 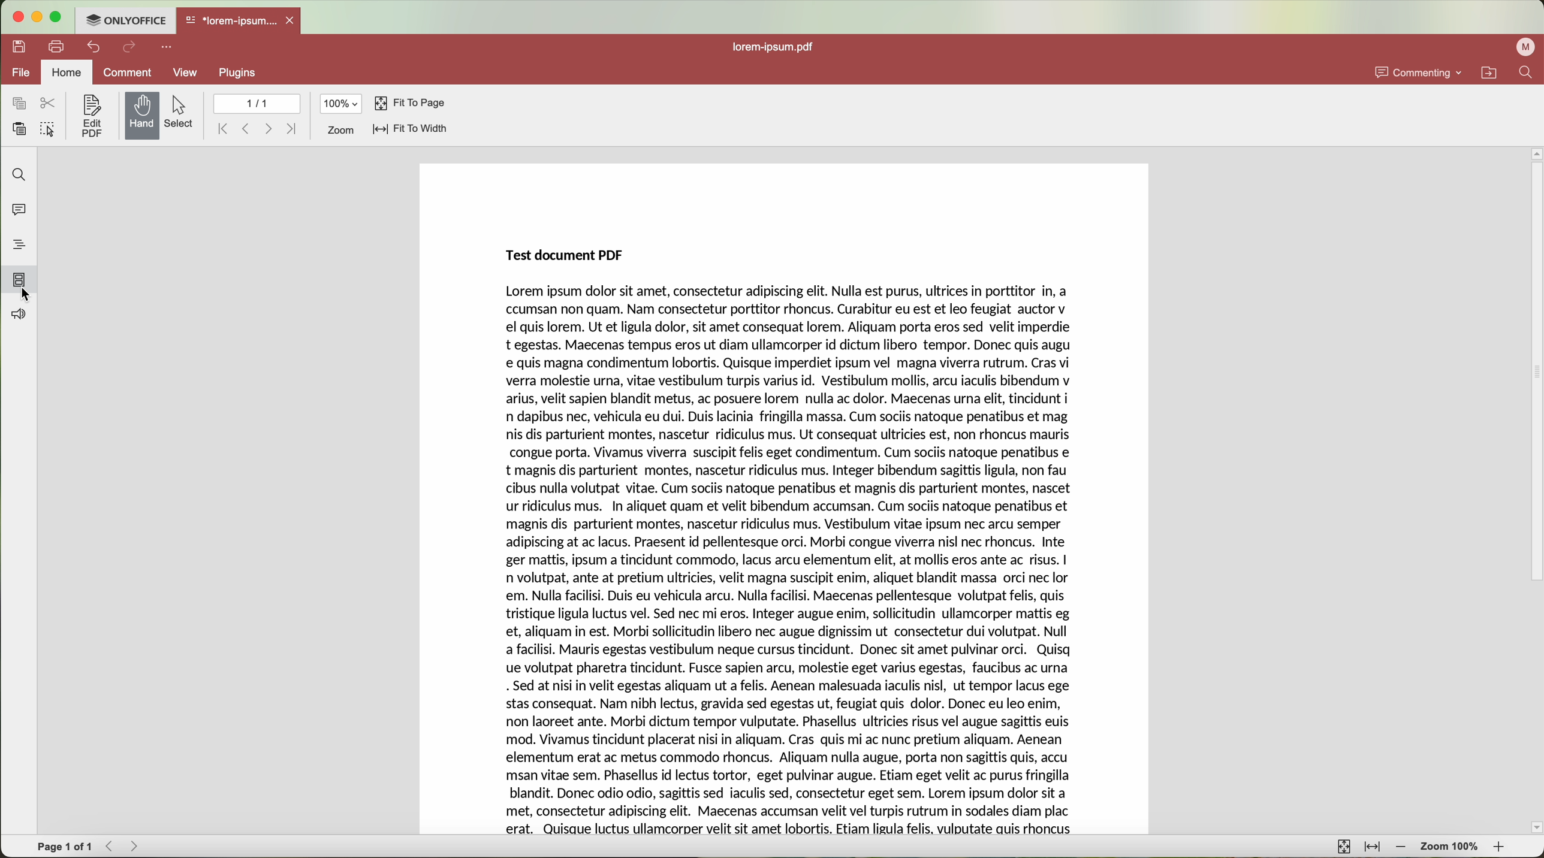 I want to click on commenting, so click(x=1419, y=72).